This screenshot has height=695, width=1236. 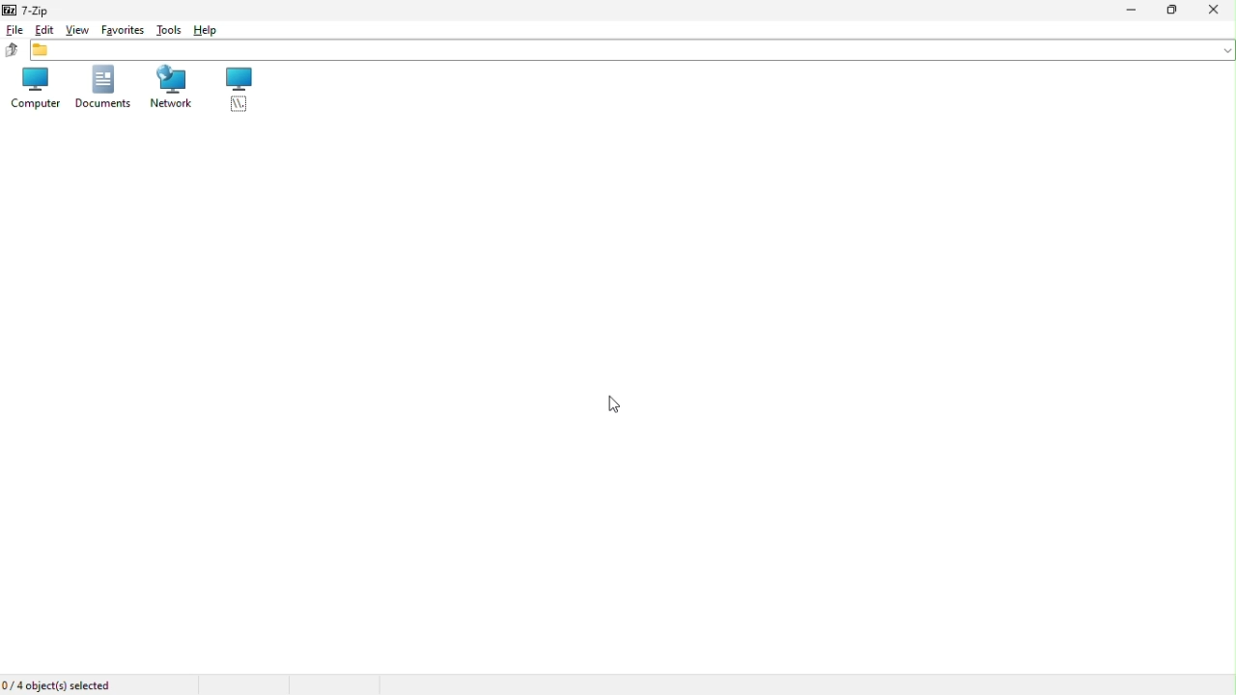 What do you see at coordinates (43, 31) in the screenshot?
I see `Edit` at bounding box center [43, 31].